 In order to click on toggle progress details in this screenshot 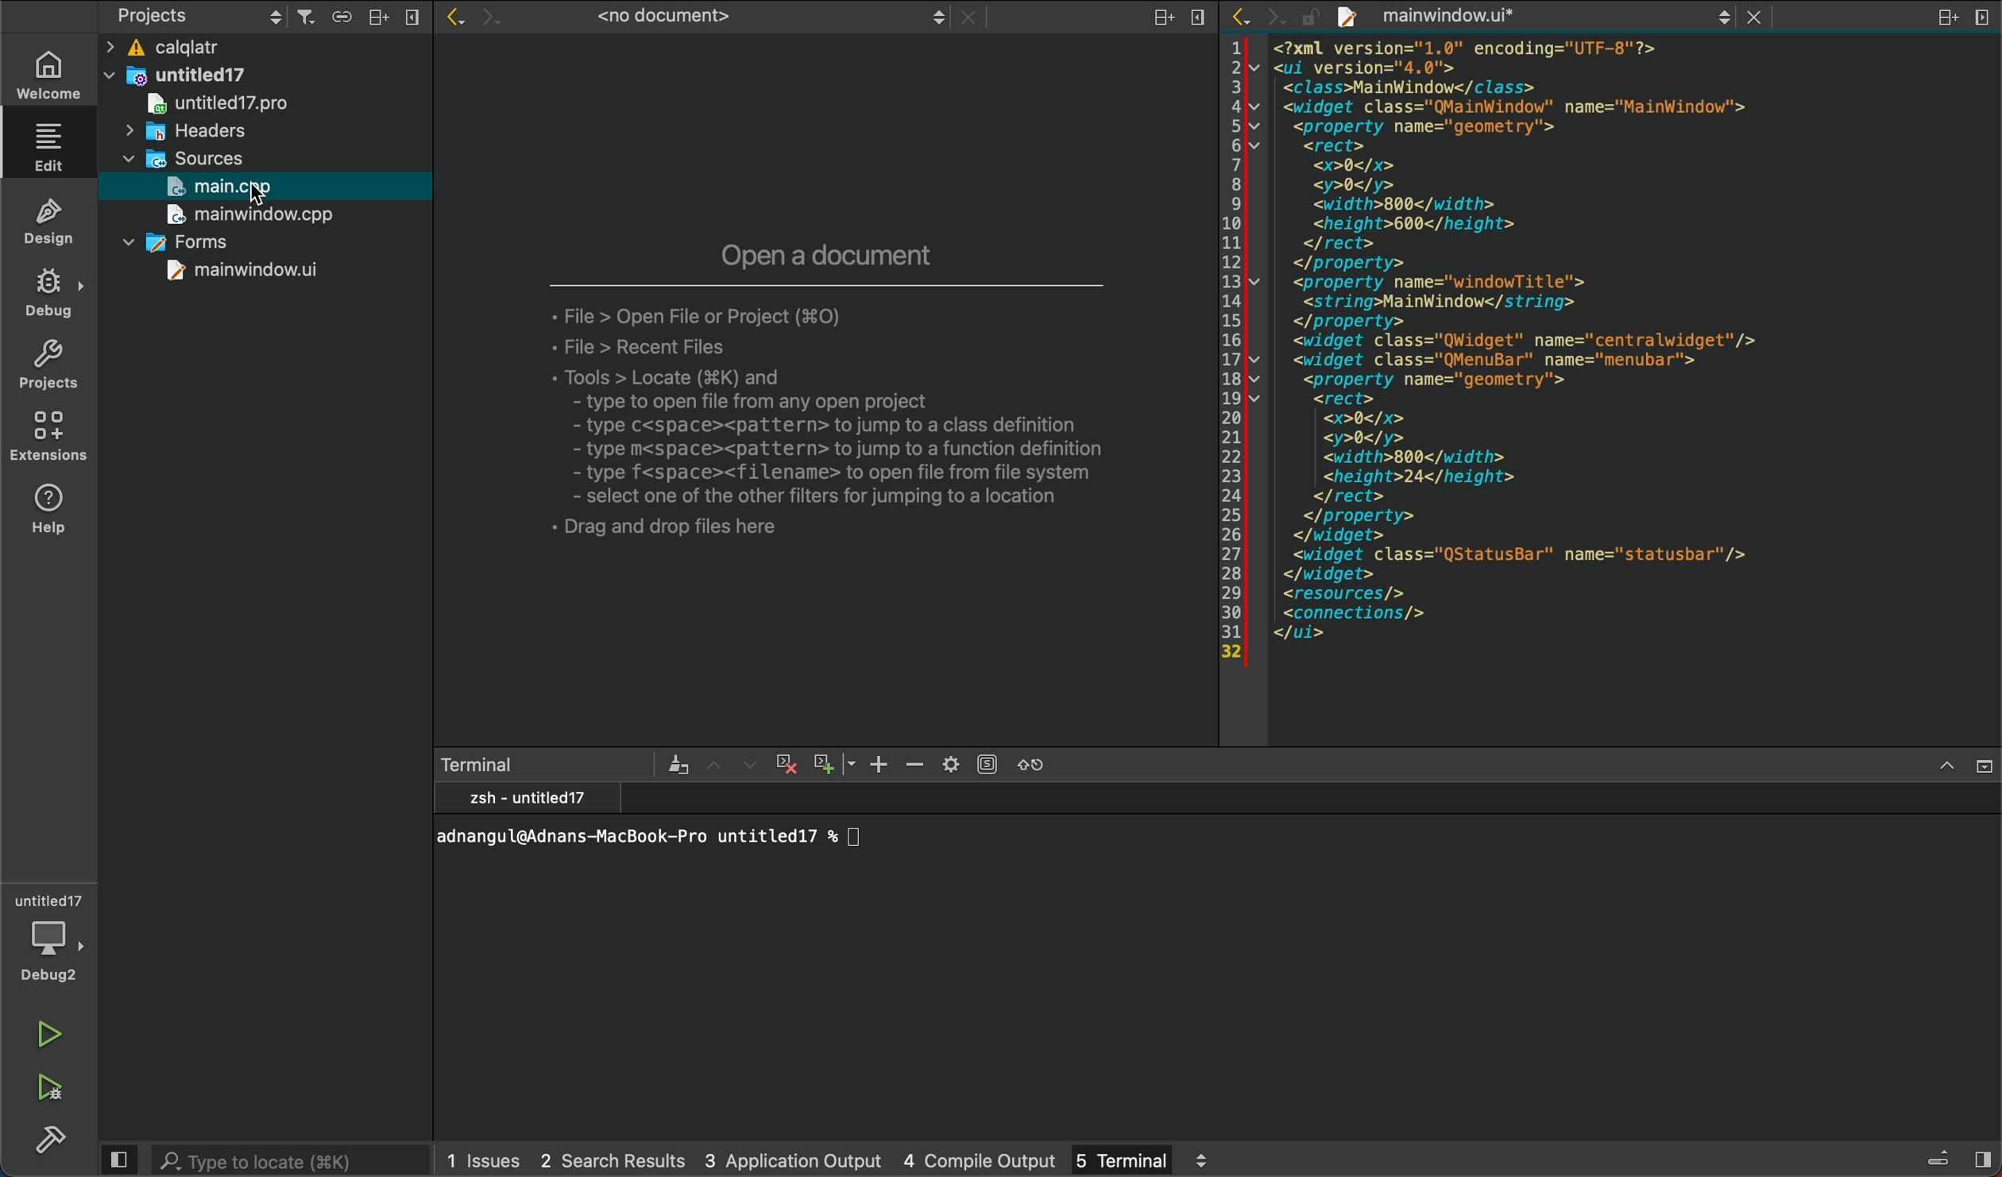, I will do `click(1939, 1160)`.